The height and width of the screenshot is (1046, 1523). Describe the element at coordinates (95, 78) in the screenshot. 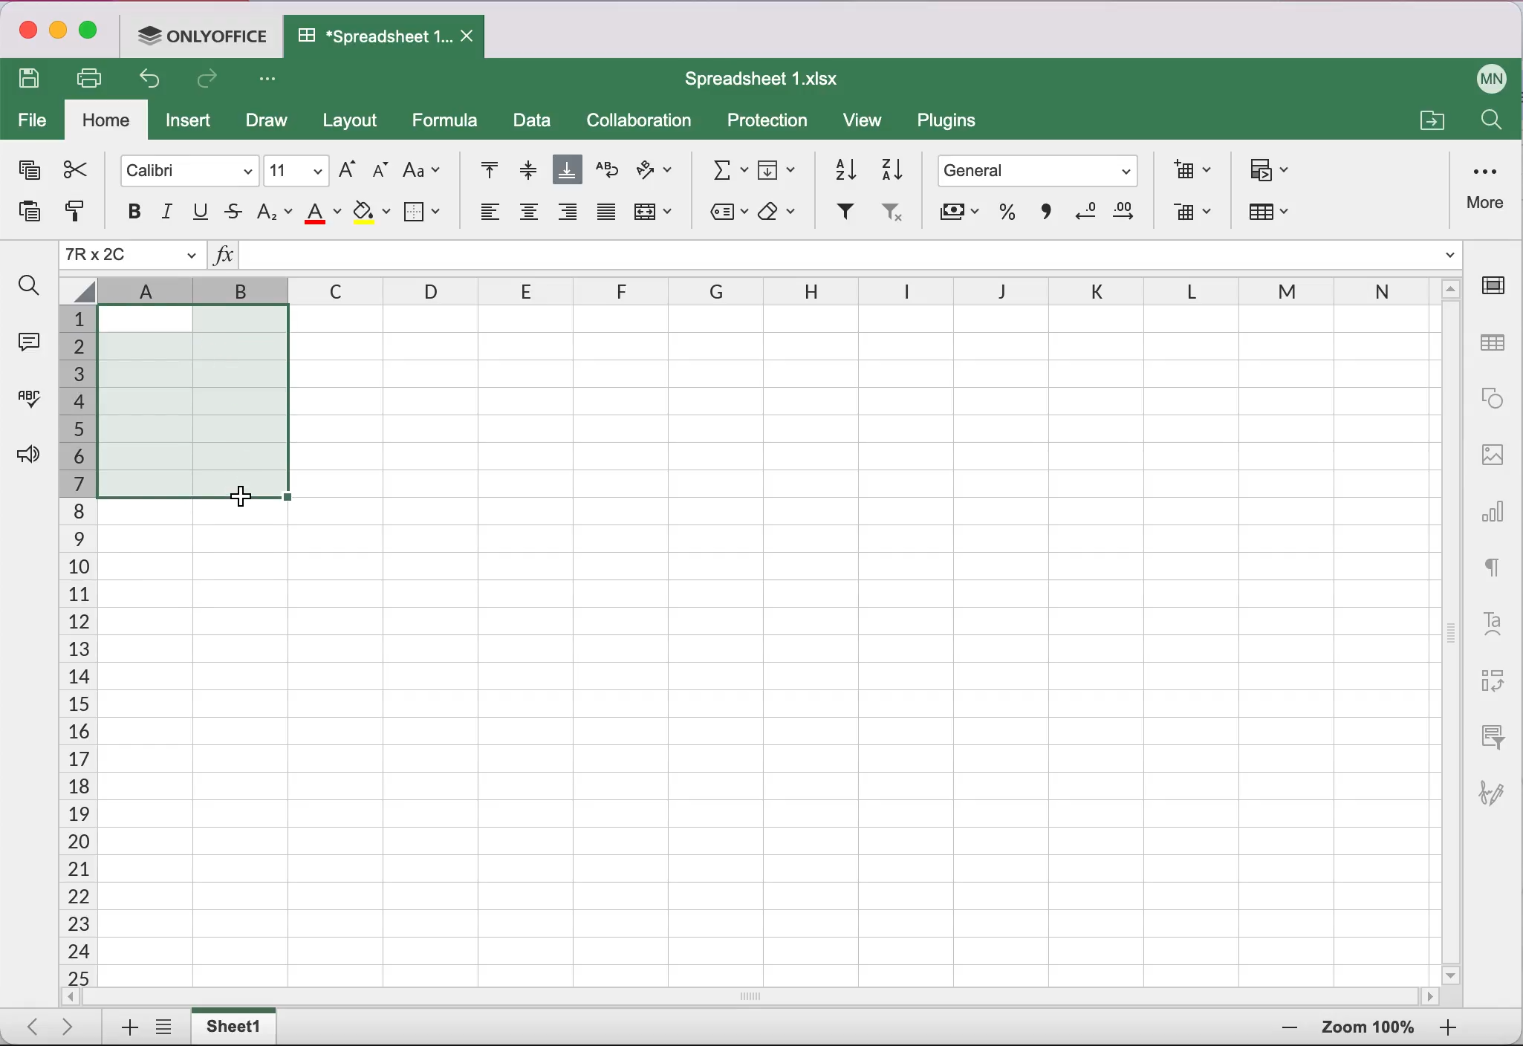

I see `print` at that location.